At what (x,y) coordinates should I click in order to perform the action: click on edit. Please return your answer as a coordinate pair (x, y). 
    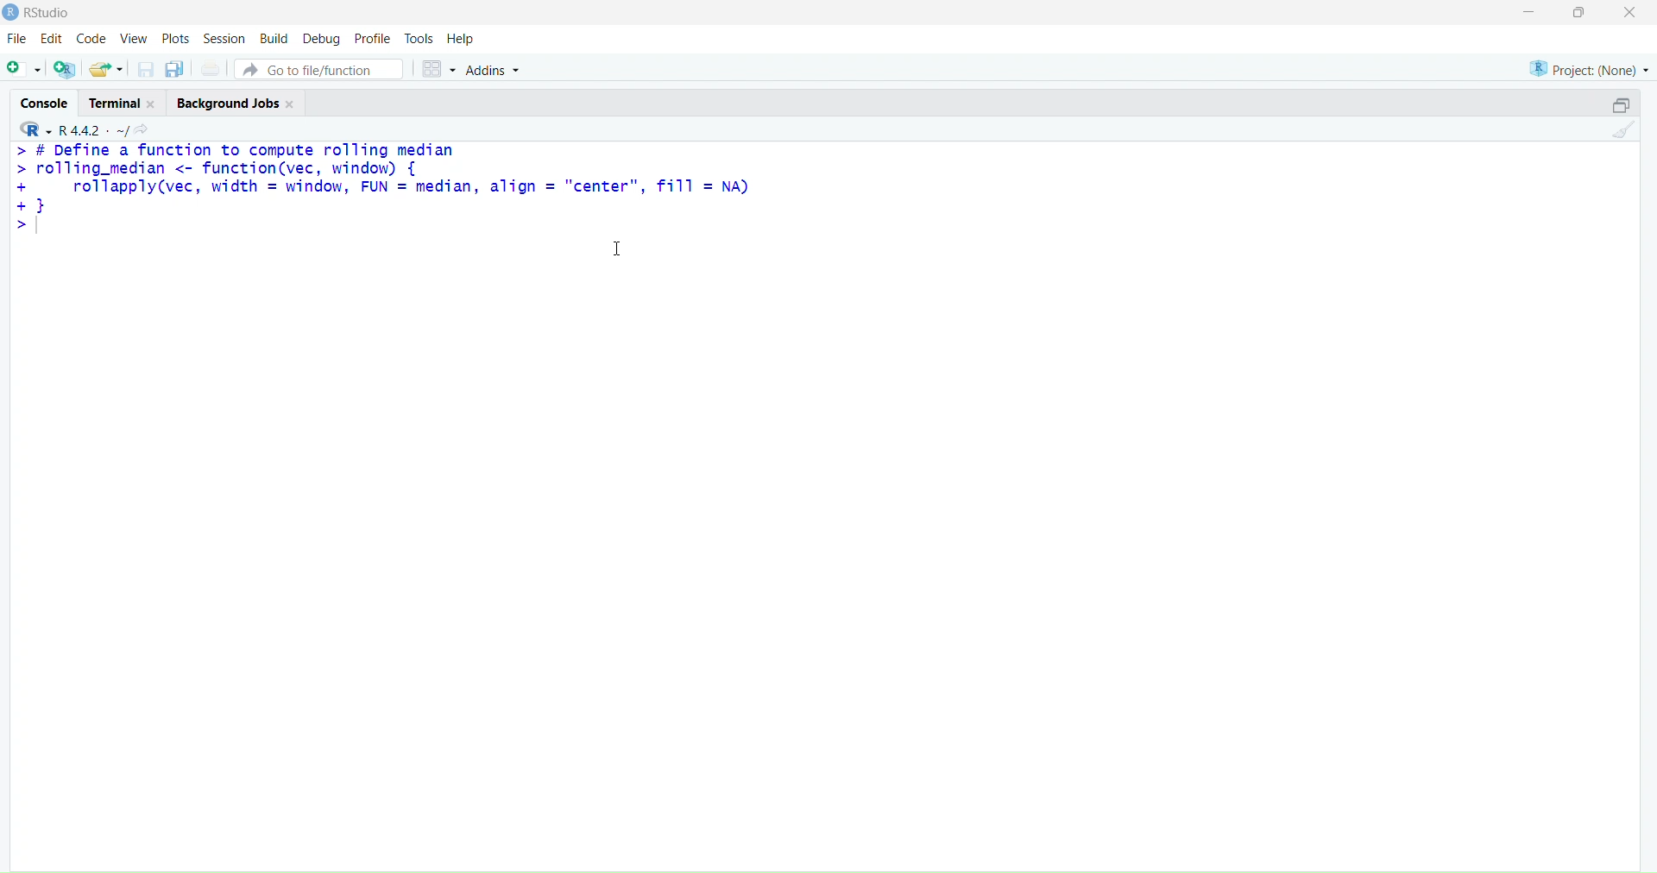
    Looking at the image, I should click on (52, 39).